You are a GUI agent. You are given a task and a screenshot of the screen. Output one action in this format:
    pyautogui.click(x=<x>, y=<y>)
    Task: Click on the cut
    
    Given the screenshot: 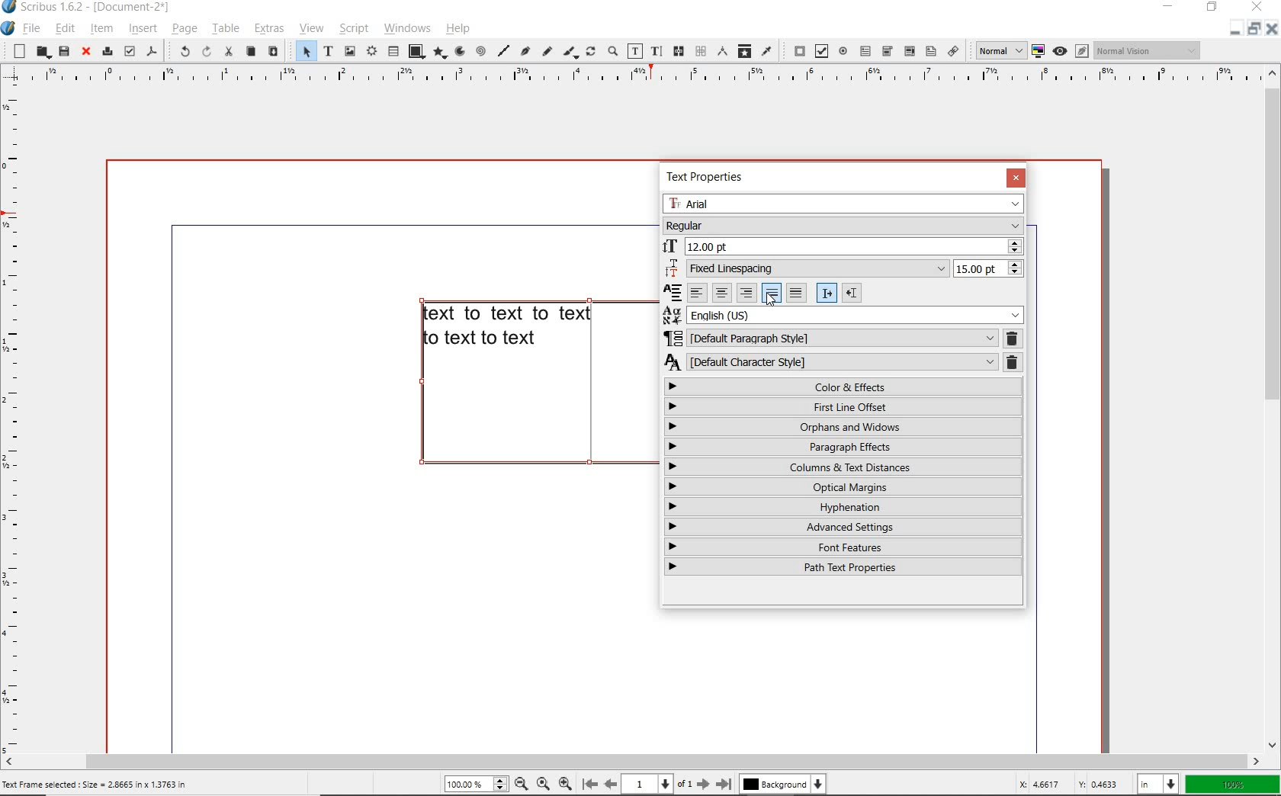 What is the action you would take?
    pyautogui.click(x=226, y=52)
    